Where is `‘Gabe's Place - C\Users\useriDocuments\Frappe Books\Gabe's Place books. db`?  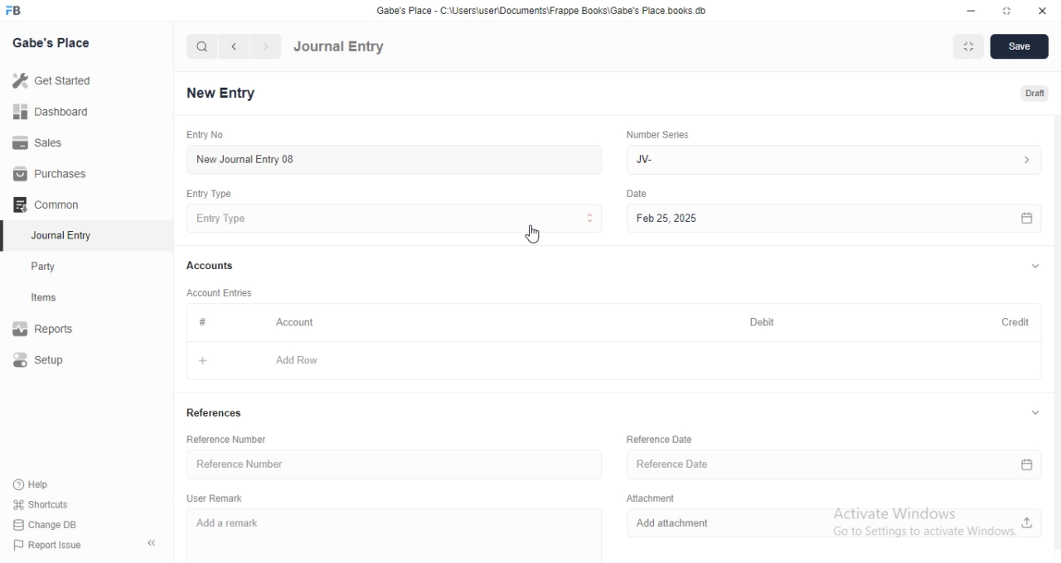 ‘Gabe's Place - C\Users\useriDocuments\Frappe Books\Gabe's Place books. db is located at coordinates (539, 8).